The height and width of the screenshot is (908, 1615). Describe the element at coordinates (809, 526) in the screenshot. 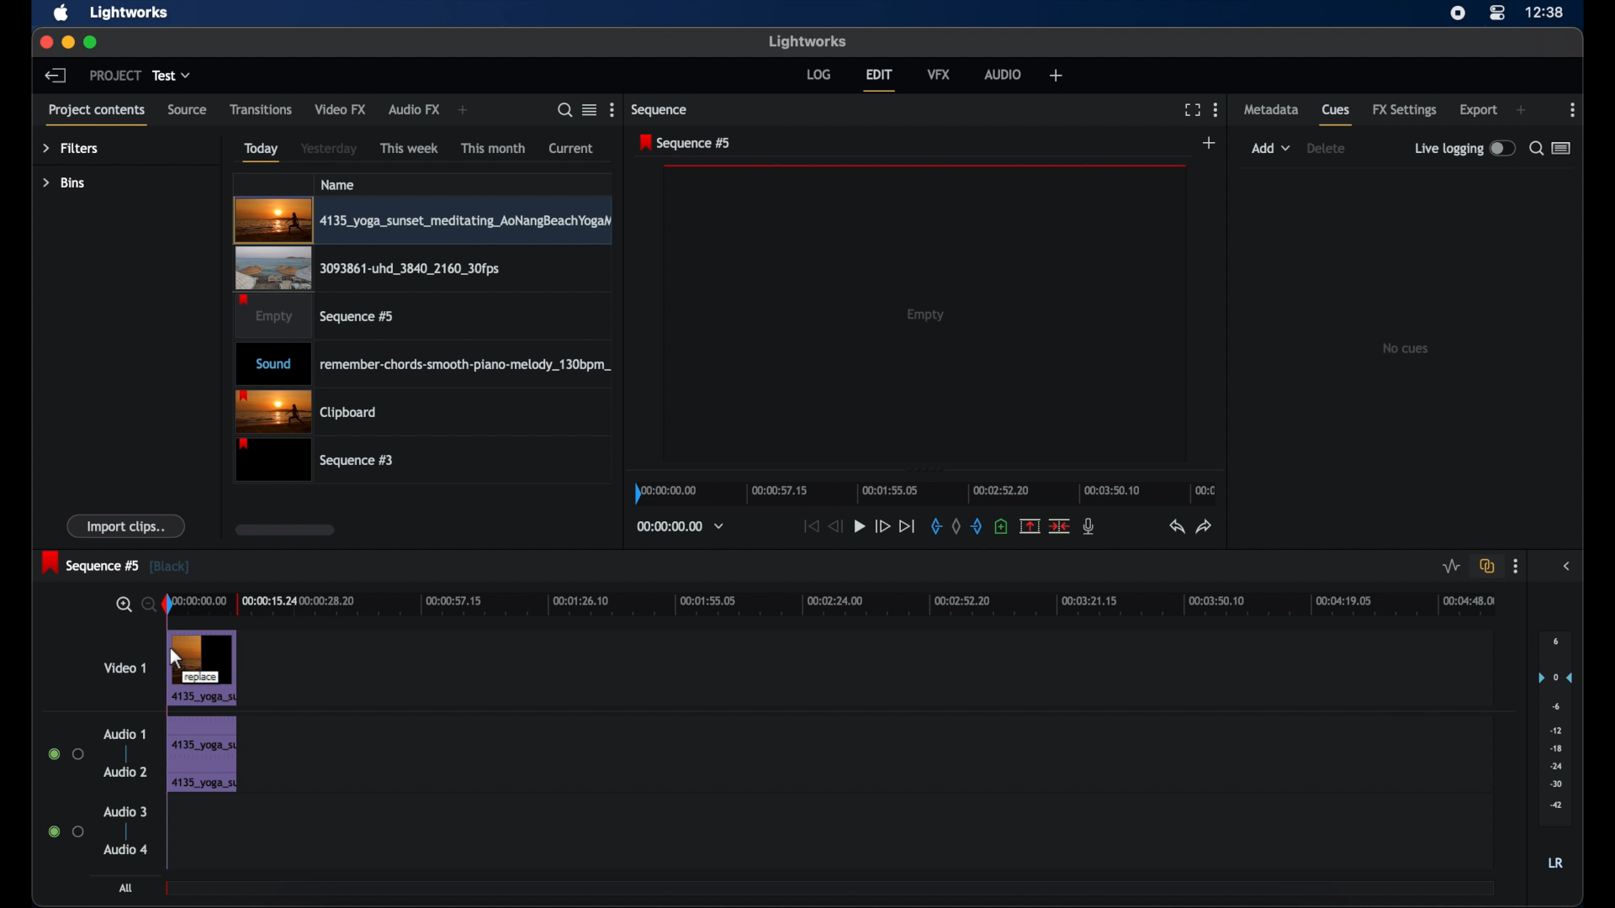

I see `jump to  start` at that location.